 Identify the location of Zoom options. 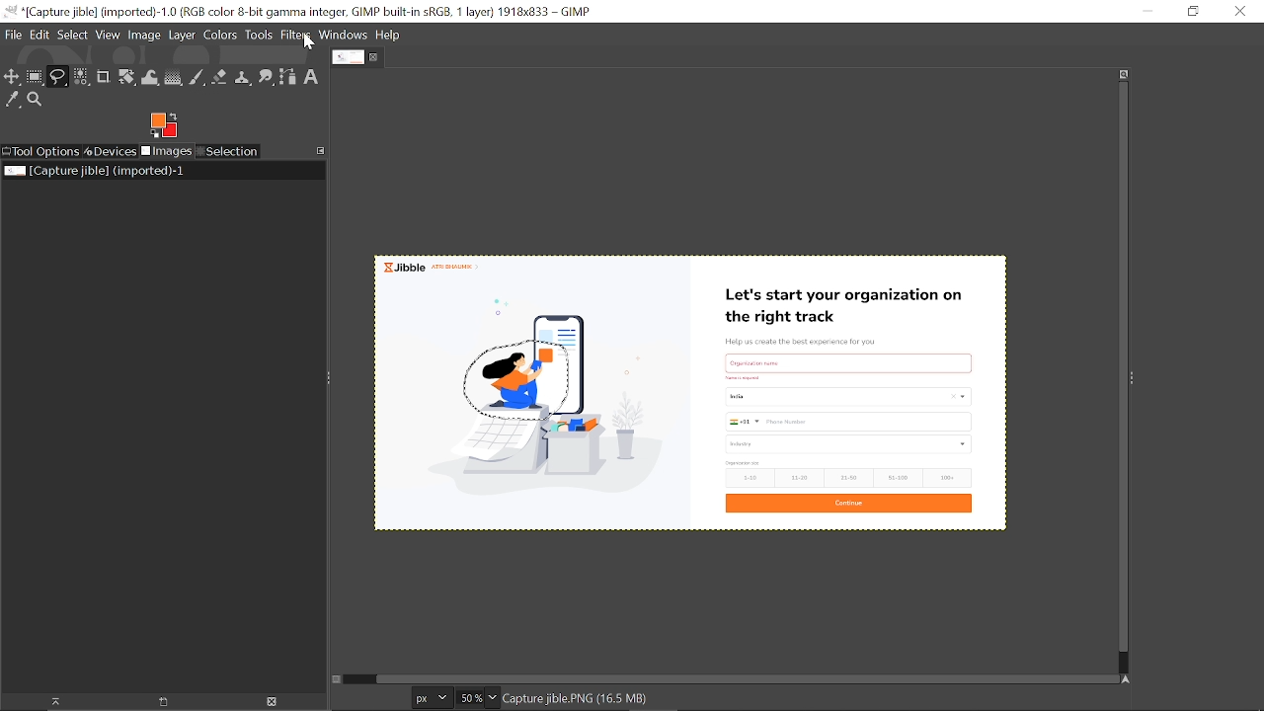
(493, 697).